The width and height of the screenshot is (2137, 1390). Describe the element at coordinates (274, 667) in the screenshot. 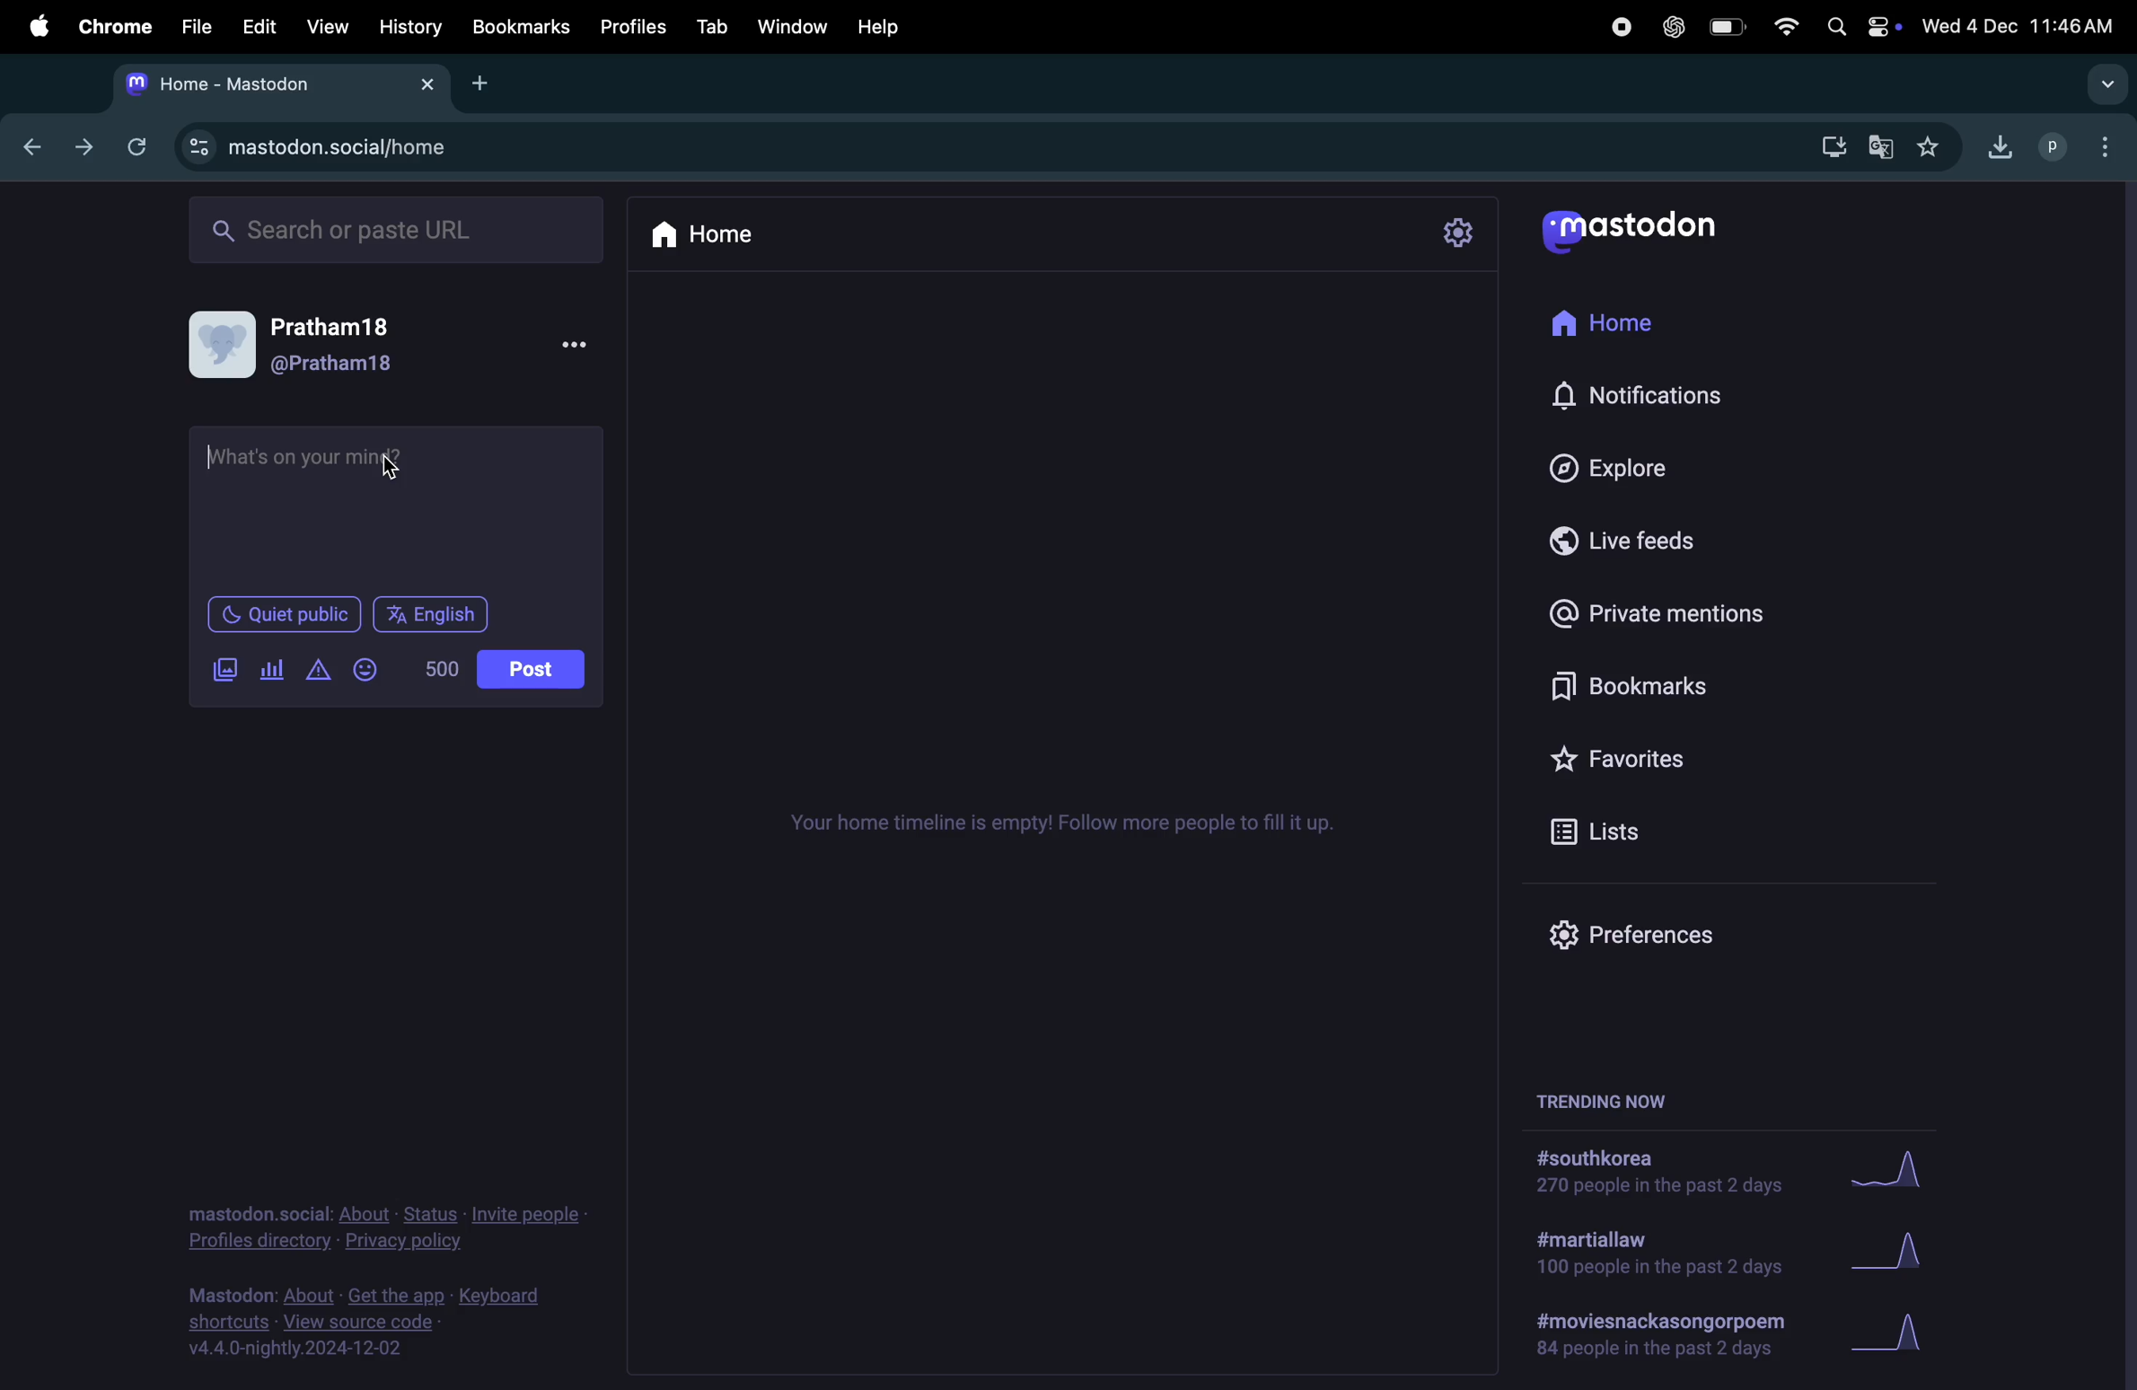

I see `add poll` at that location.